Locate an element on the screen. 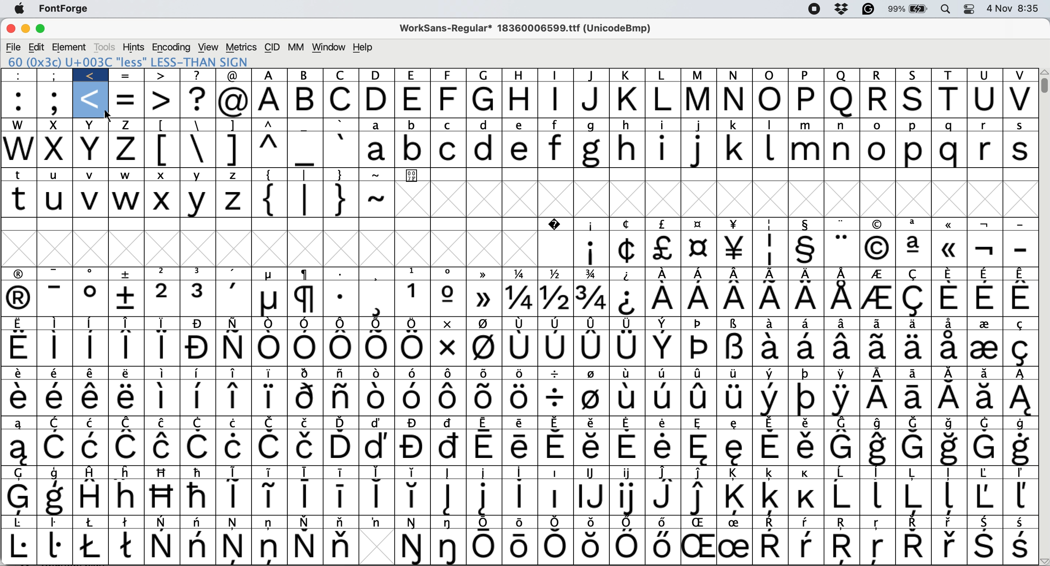  Symbol is located at coordinates (485, 324).